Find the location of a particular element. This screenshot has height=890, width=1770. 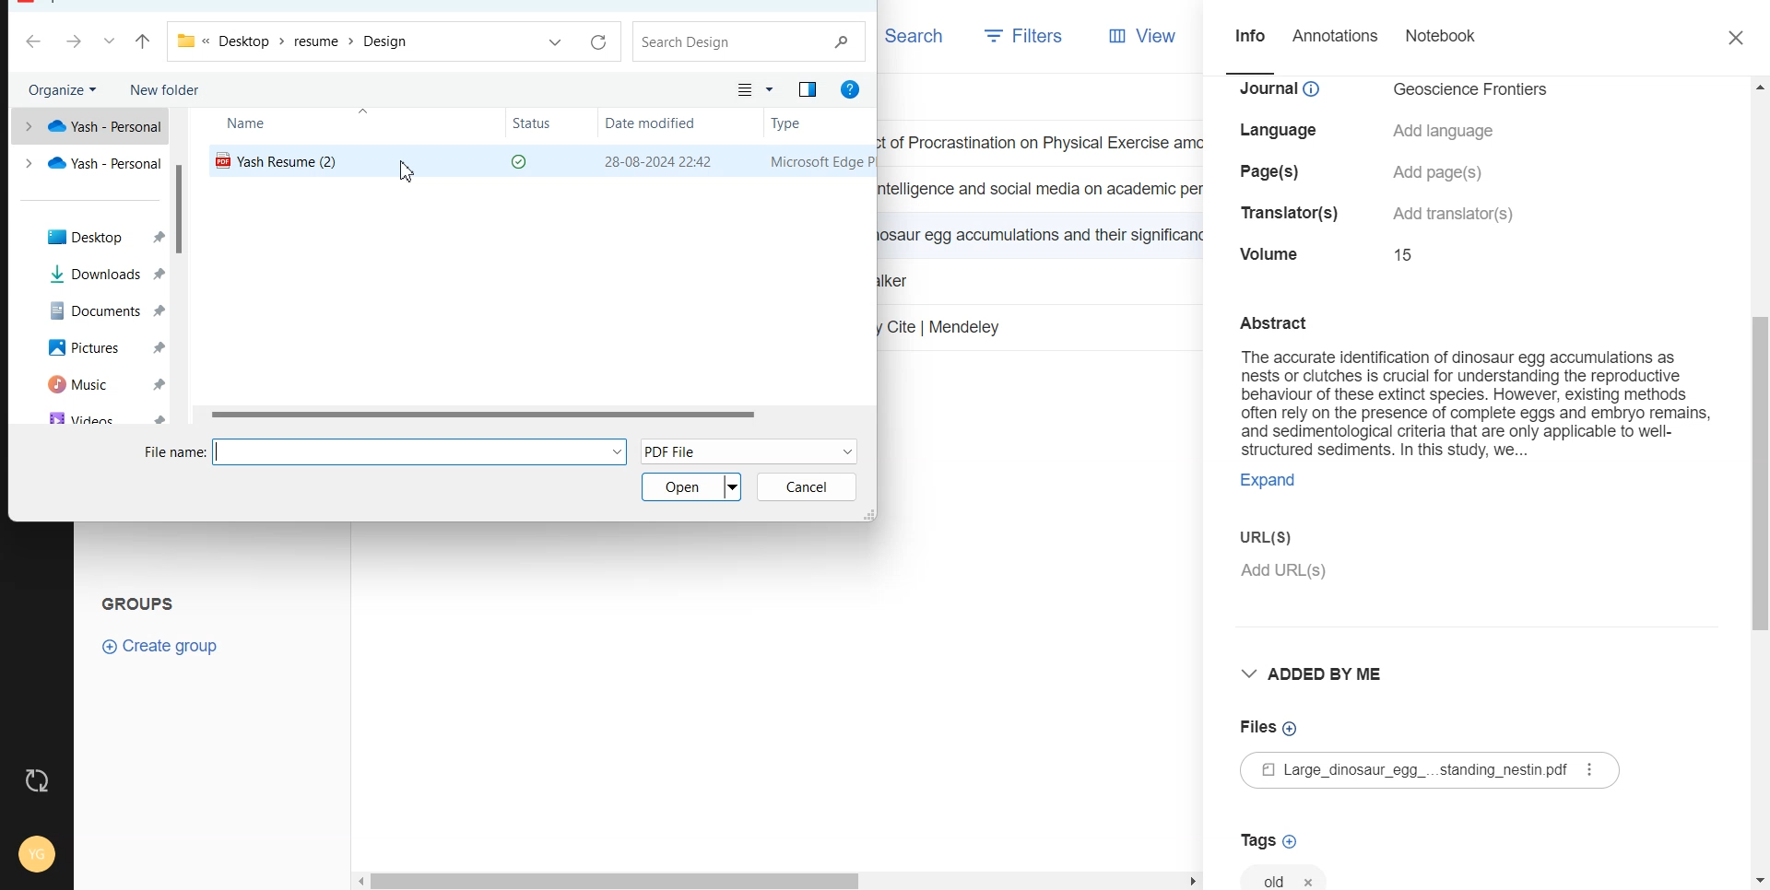

details is located at coordinates (1285, 131).